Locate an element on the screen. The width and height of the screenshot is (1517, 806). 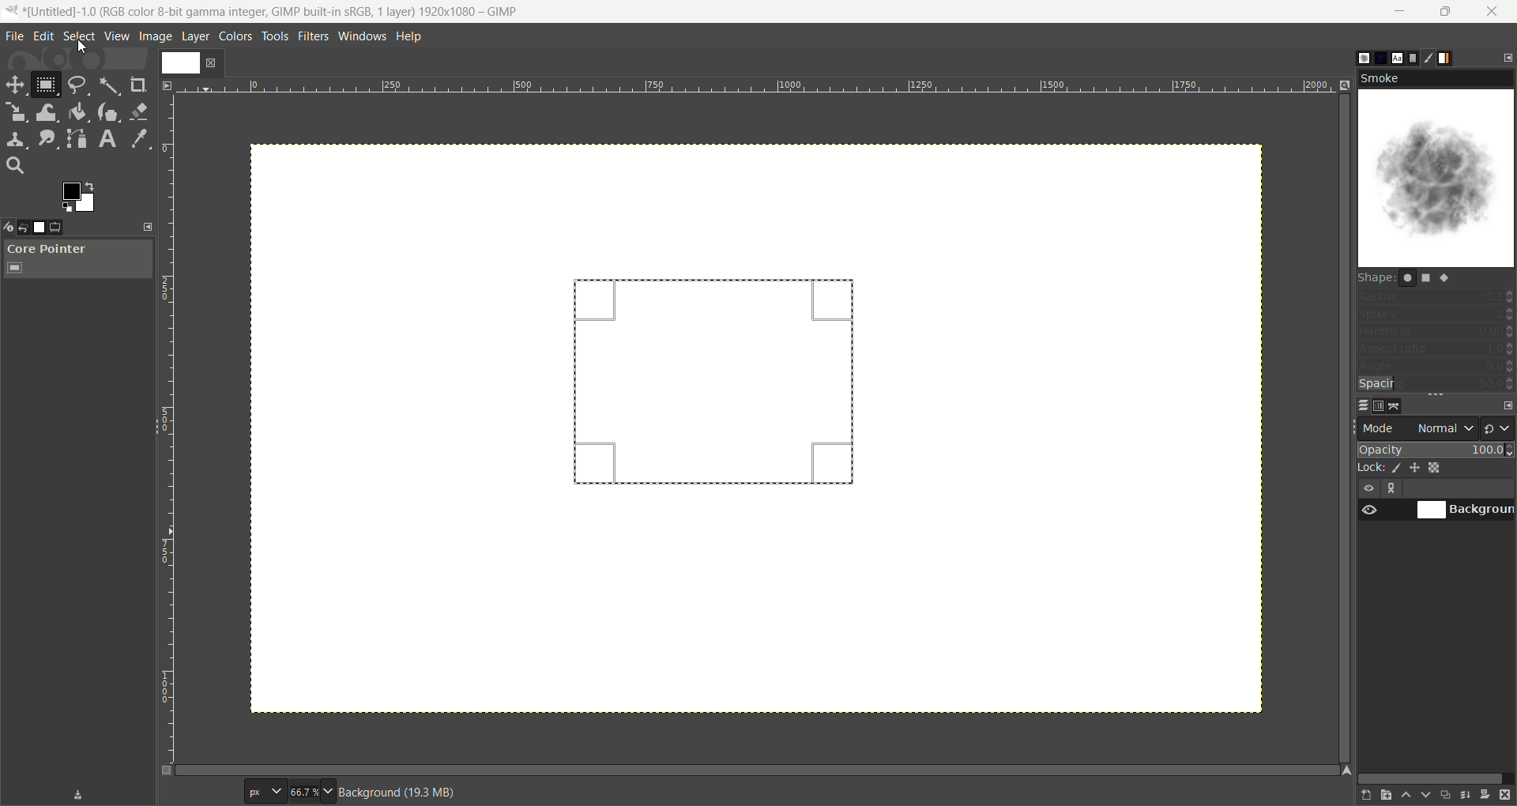
layer is located at coordinates (196, 36).